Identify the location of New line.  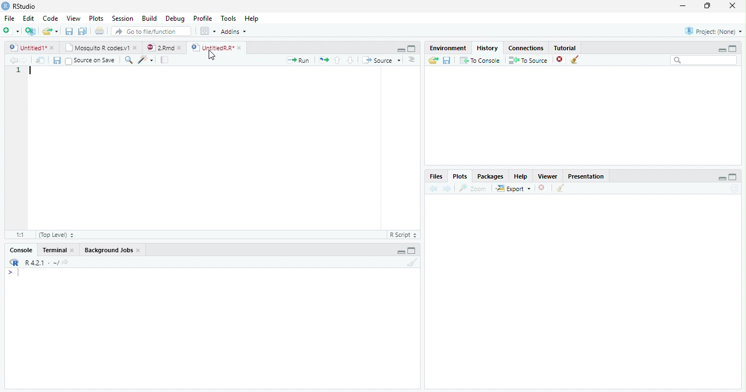
(13, 272).